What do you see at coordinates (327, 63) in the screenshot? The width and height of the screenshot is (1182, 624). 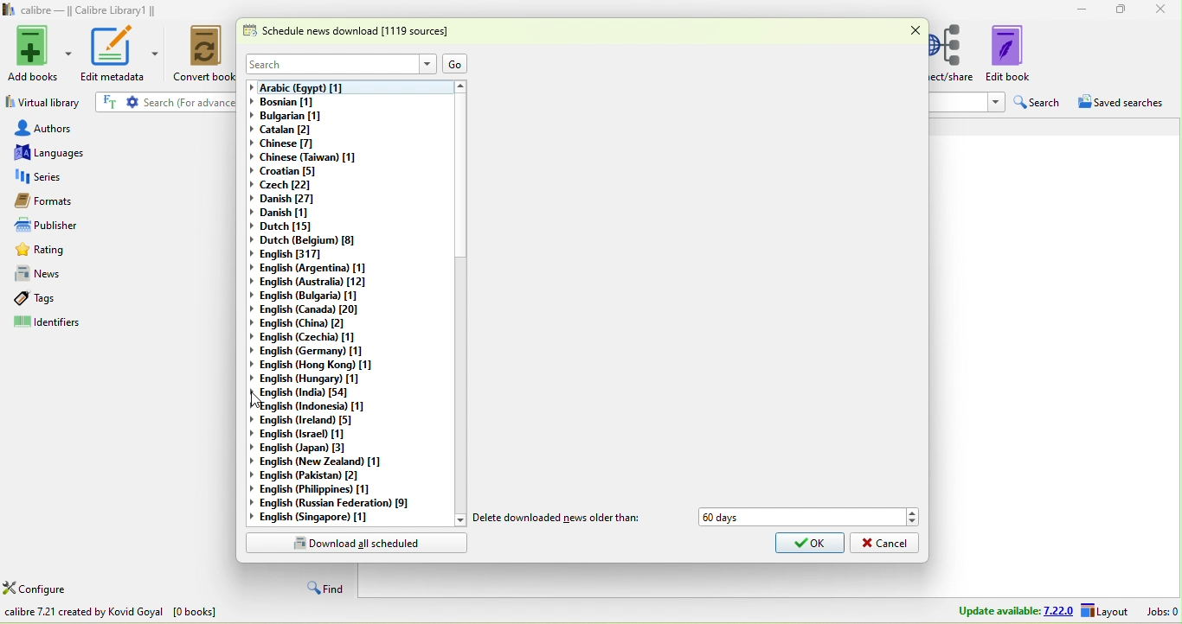 I see `search` at bounding box center [327, 63].